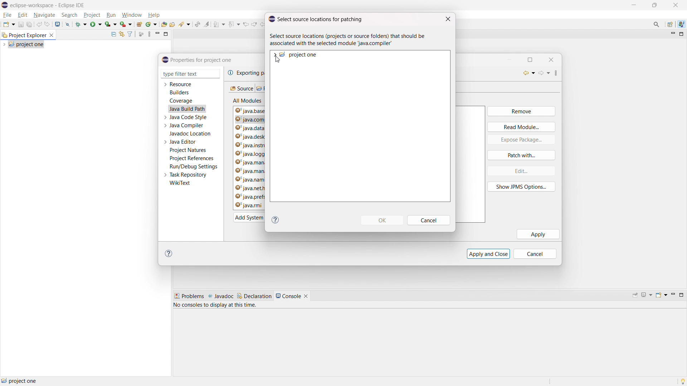  Describe the element at coordinates (672, 295) in the screenshot. I see `minimize` at that location.